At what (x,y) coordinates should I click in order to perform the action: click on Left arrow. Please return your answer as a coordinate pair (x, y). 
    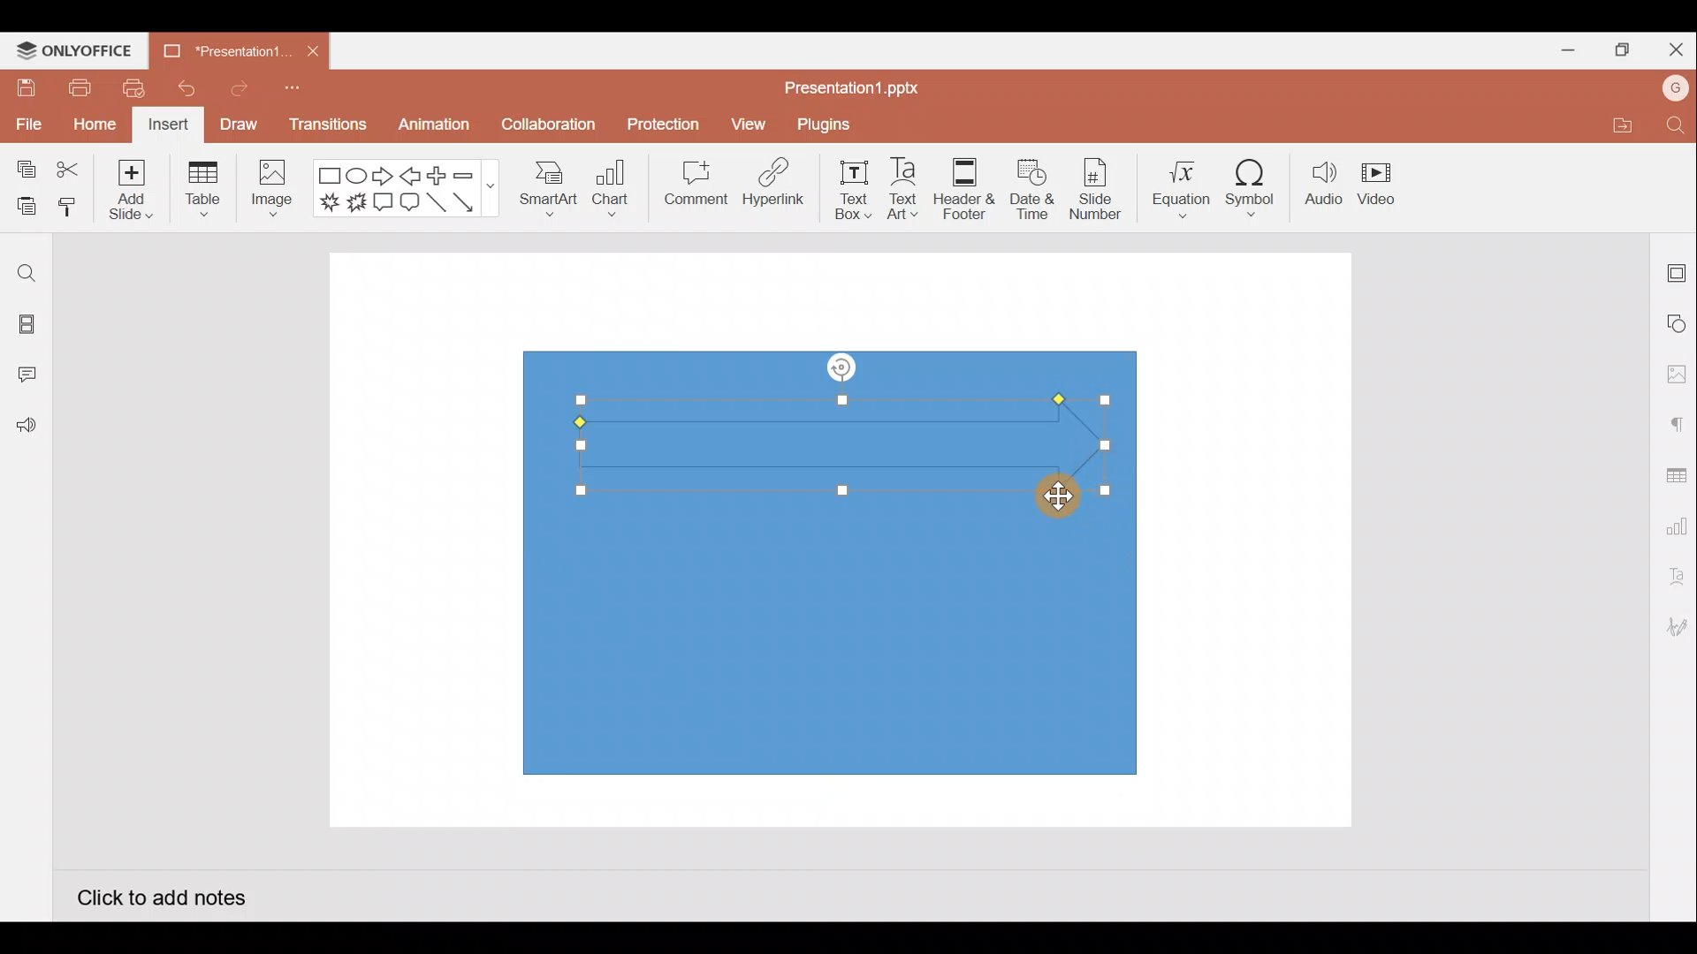
    Looking at the image, I should click on (412, 176).